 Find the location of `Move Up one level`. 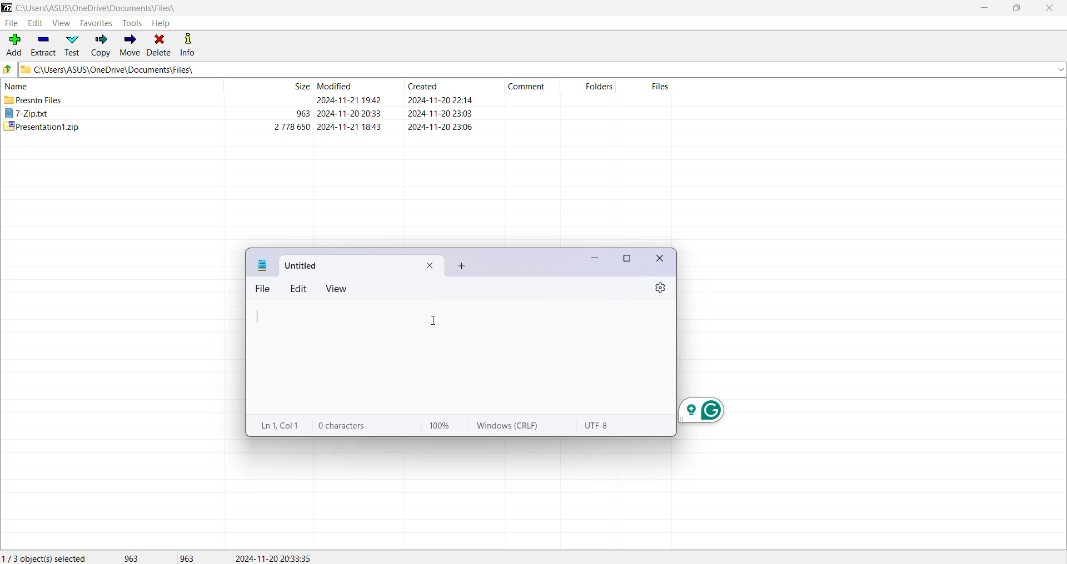

Move Up one level is located at coordinates (8, 70).